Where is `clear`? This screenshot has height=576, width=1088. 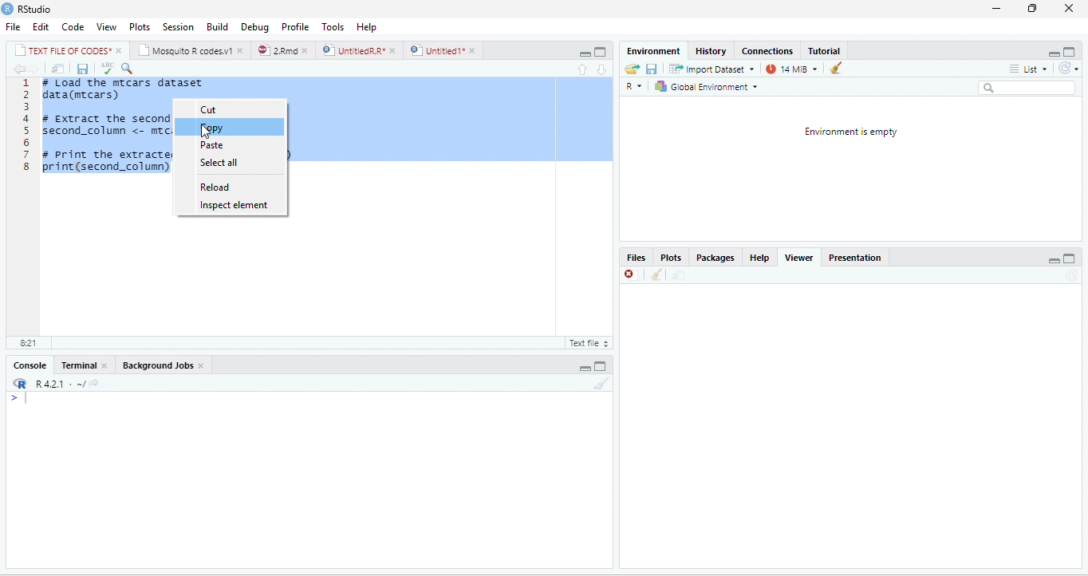 clear is located at coordinates (835, 68).